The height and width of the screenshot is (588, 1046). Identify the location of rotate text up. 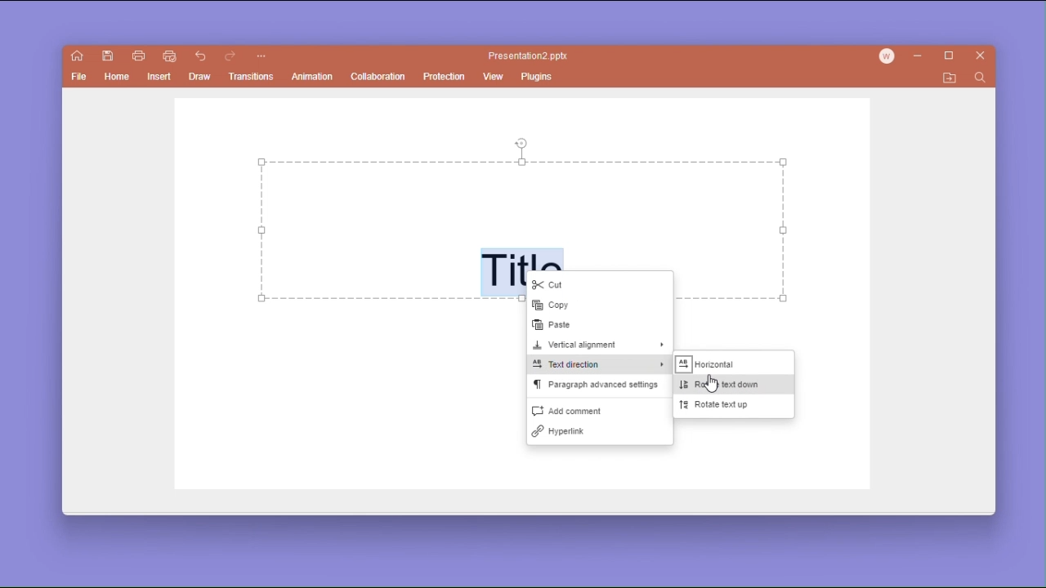
(728, 407).